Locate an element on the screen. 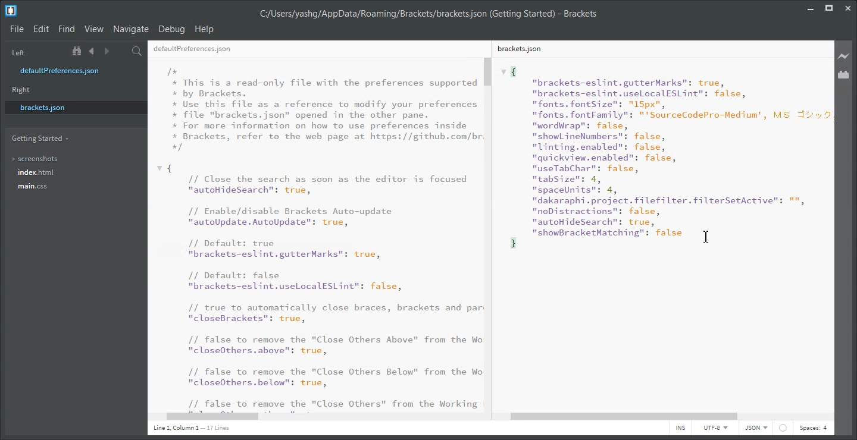 Image resolution: width=857 pixels, height=440 pixels. Line 1, Column 1 - 17 Lines is located at coordinates (193, 429).